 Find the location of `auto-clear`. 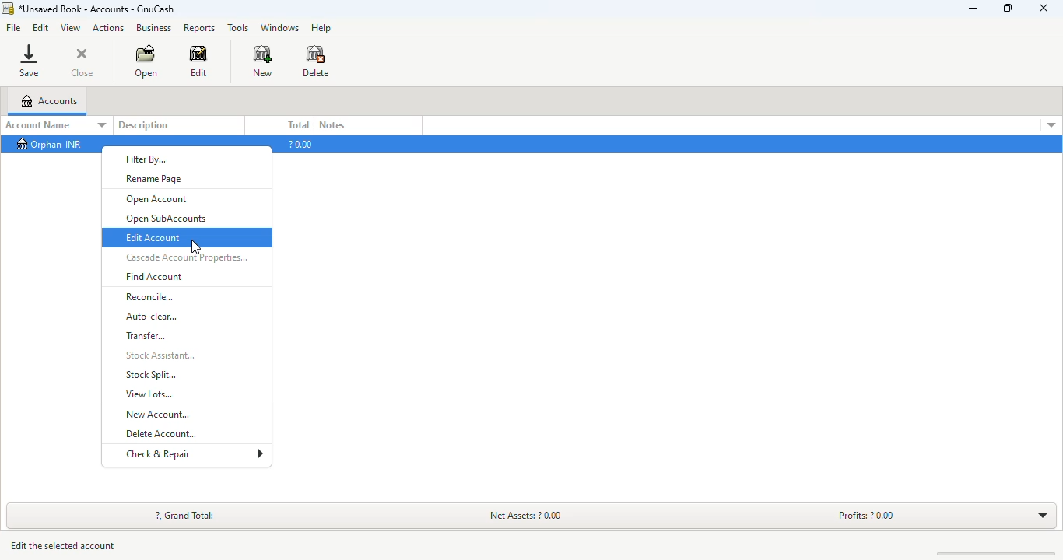

auto-clear is located at coordinates (151, 316).